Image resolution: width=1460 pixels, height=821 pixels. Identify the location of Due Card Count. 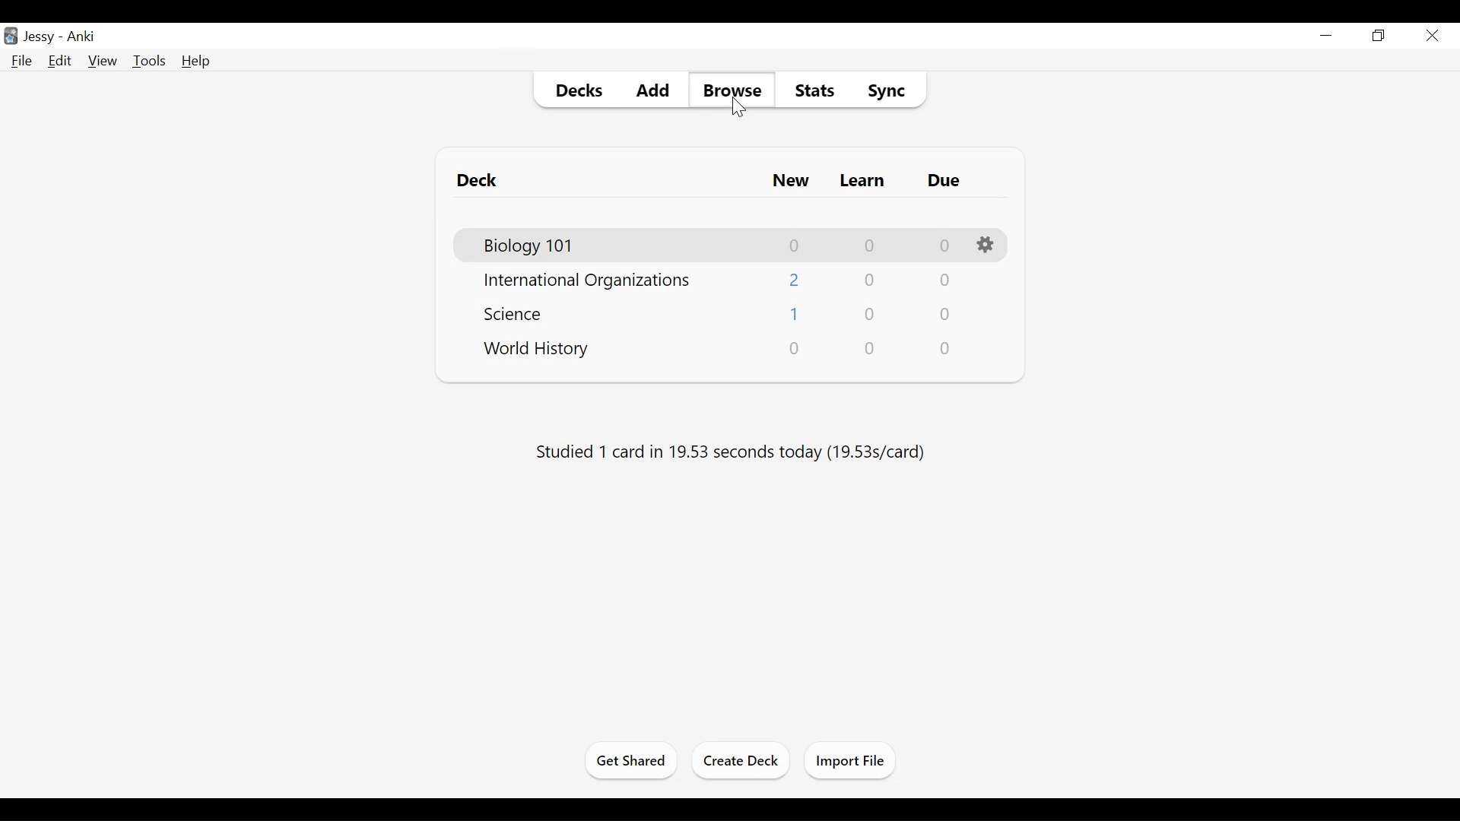
(944, 246).